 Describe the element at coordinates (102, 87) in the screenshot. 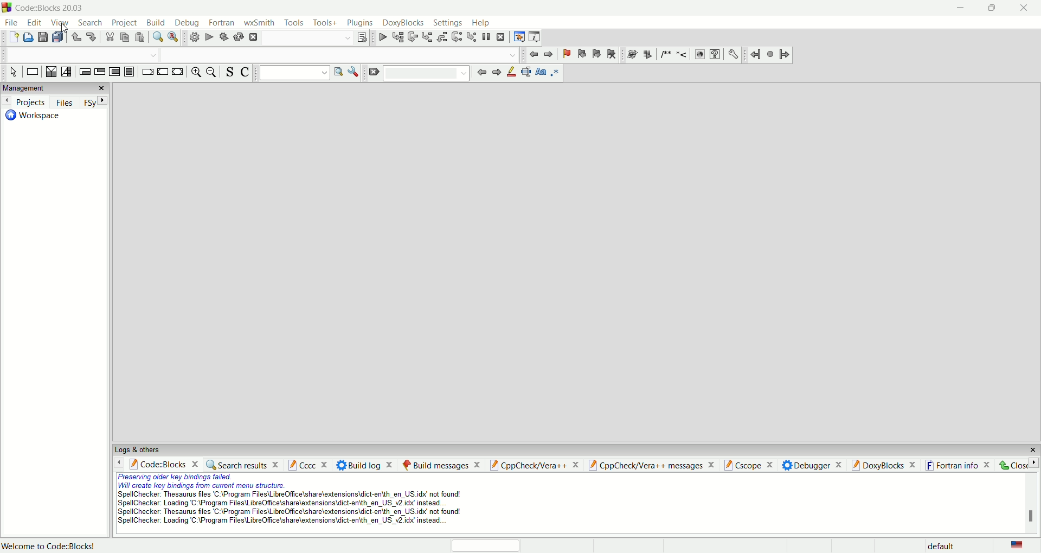

I see `close` at that location.